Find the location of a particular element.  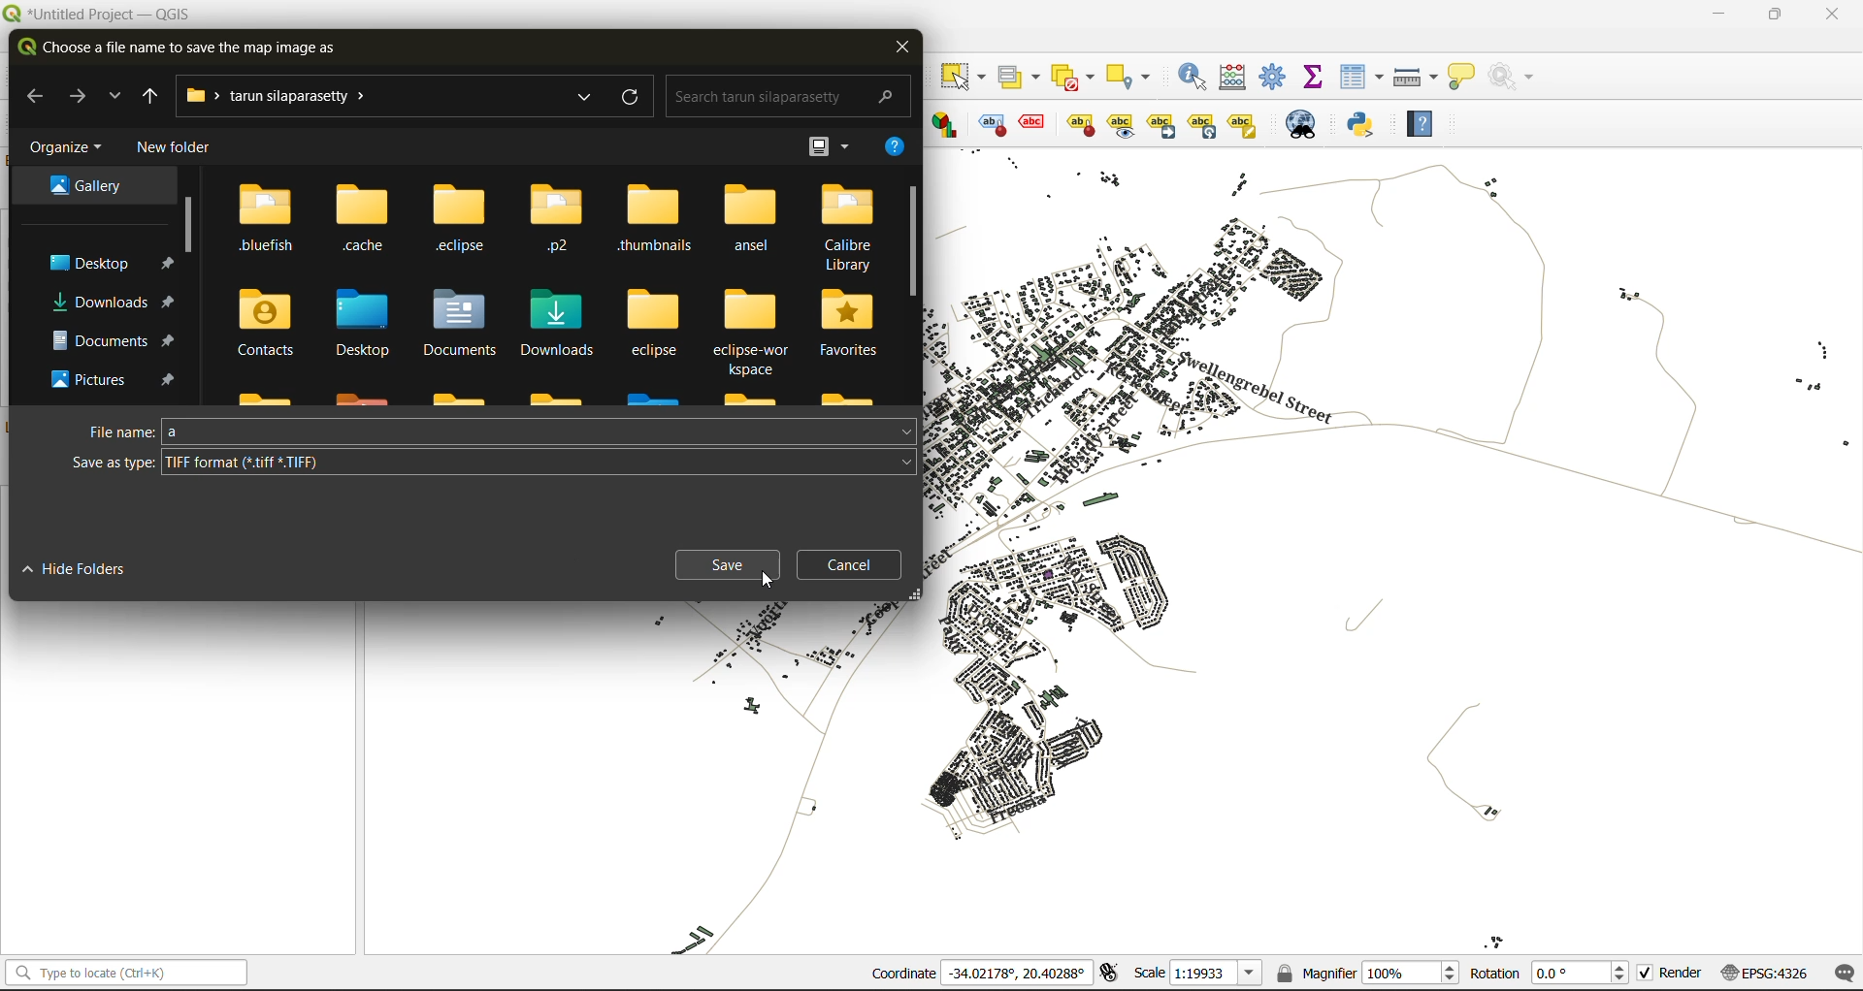

view is located at coordinates (829, 144).